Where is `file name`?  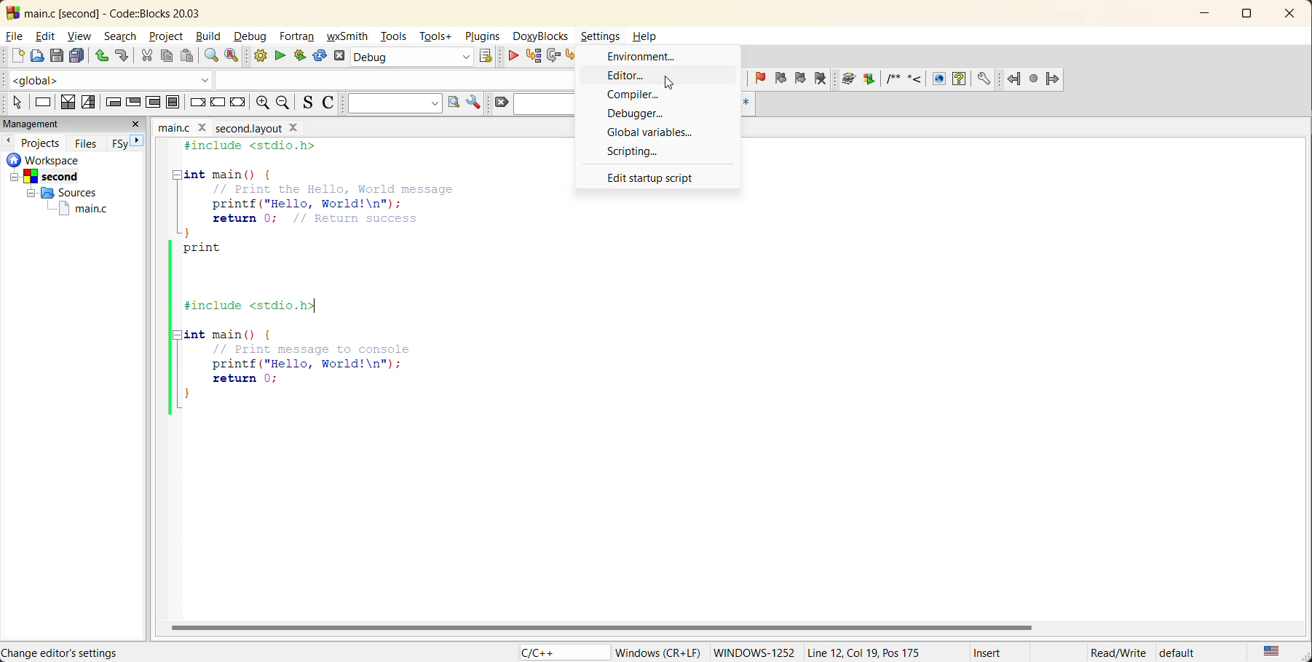 file name is located at coordinates (185, 126).